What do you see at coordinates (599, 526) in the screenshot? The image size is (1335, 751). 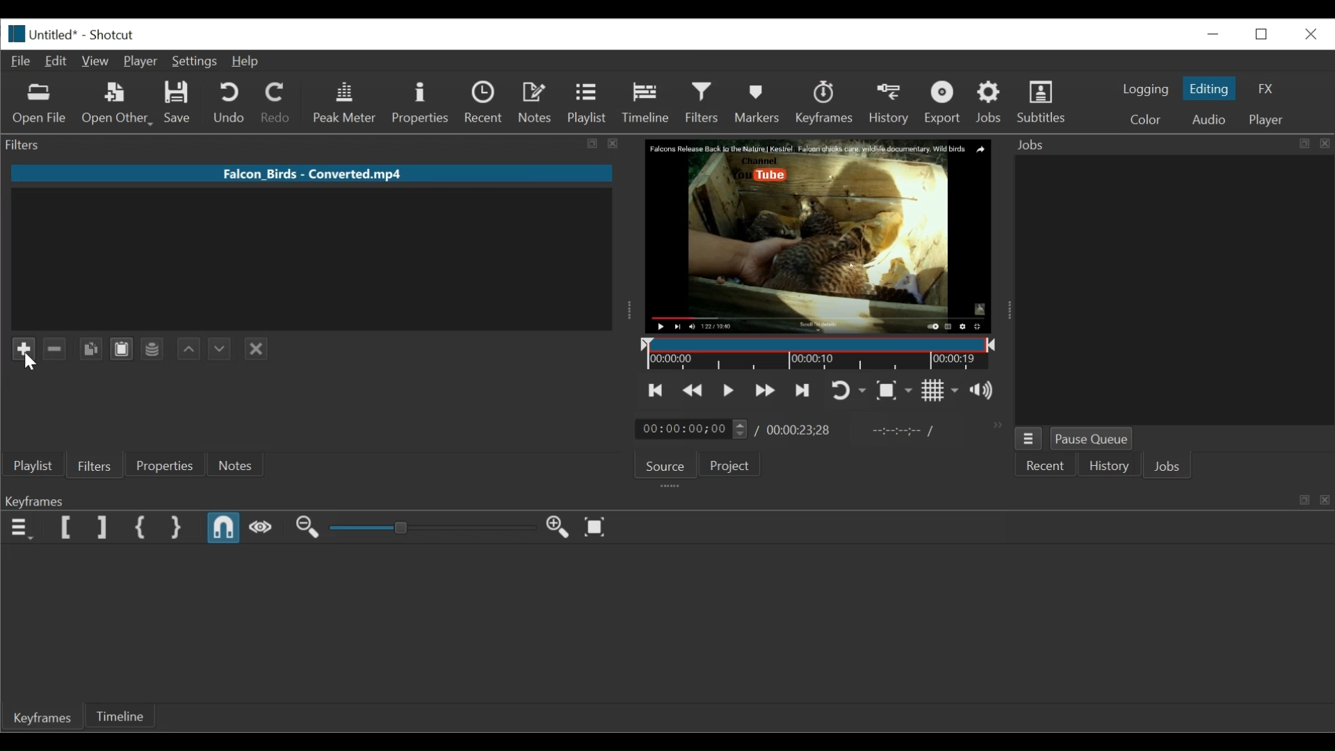 I see `Zoom keyframe to fit` at bounding box center [599, 526].